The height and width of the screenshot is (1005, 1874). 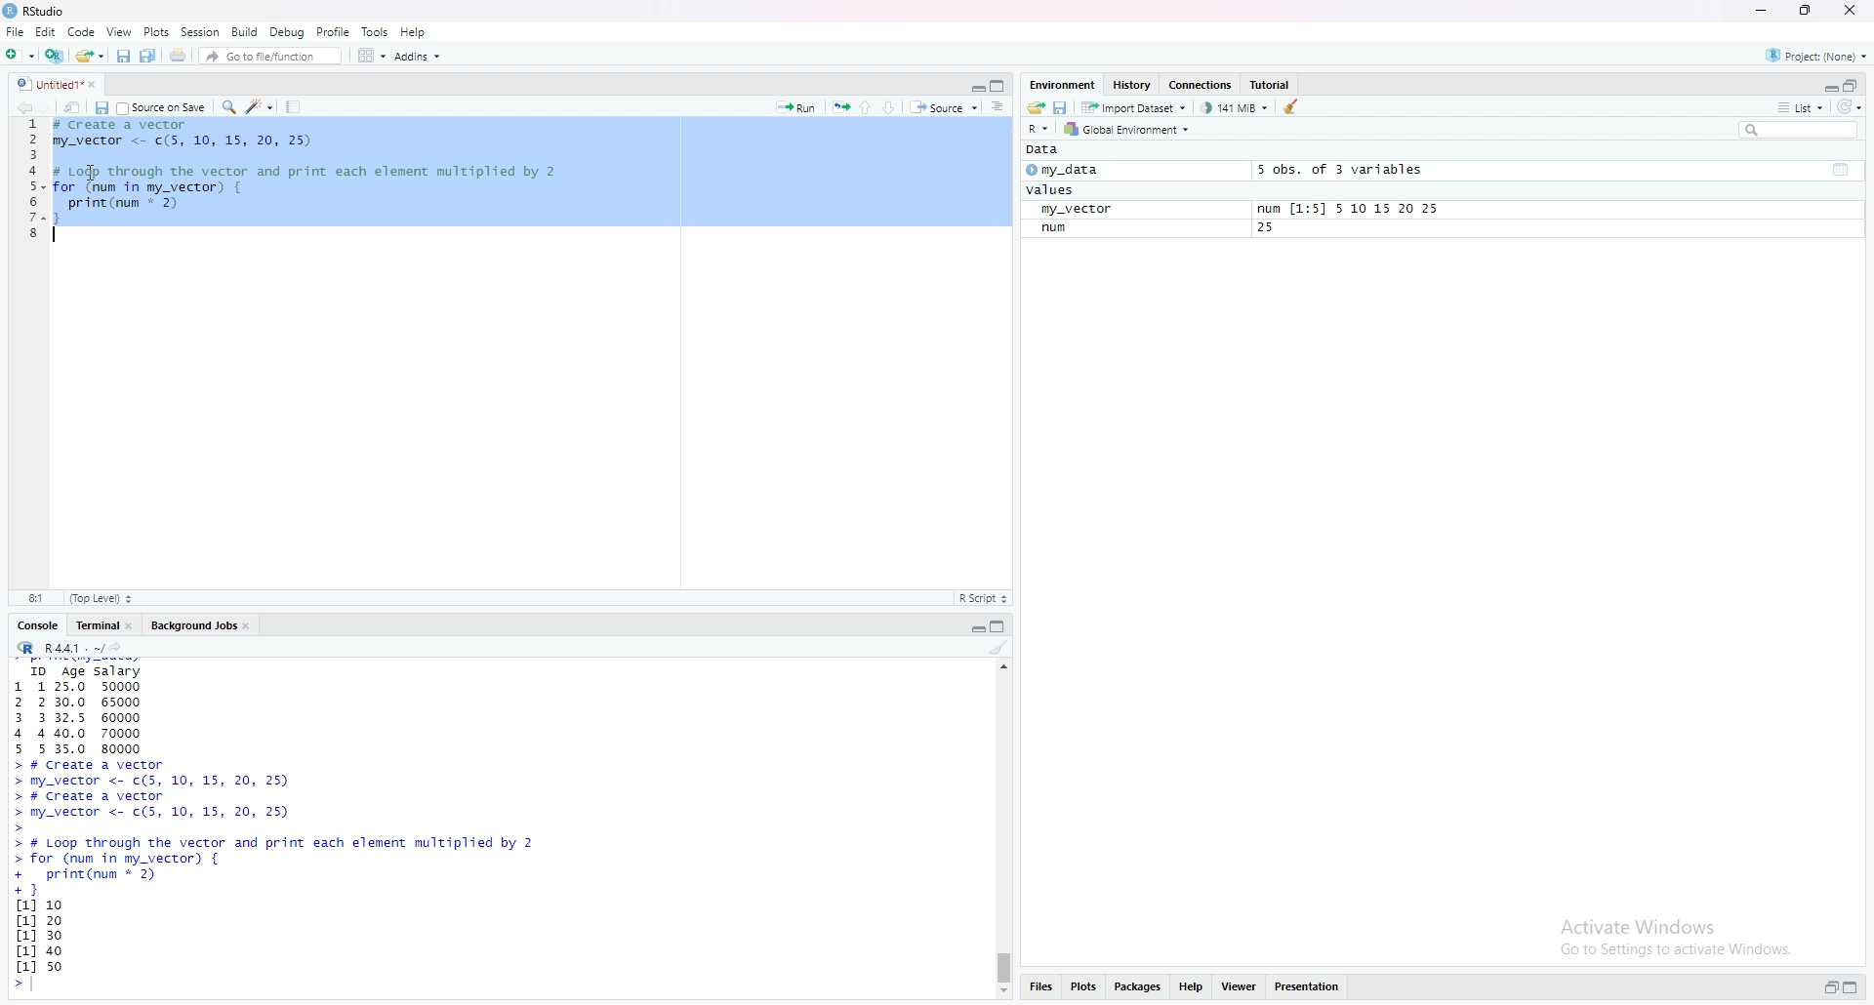 What do you see at coordinates (20, 57) in the screenshot?
I see `new file` at bounding box center [20, 57].